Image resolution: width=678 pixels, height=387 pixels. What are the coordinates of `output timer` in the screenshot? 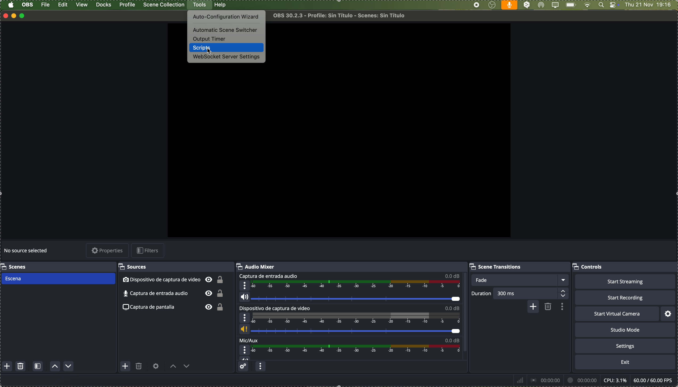 It's located at (211, 39).